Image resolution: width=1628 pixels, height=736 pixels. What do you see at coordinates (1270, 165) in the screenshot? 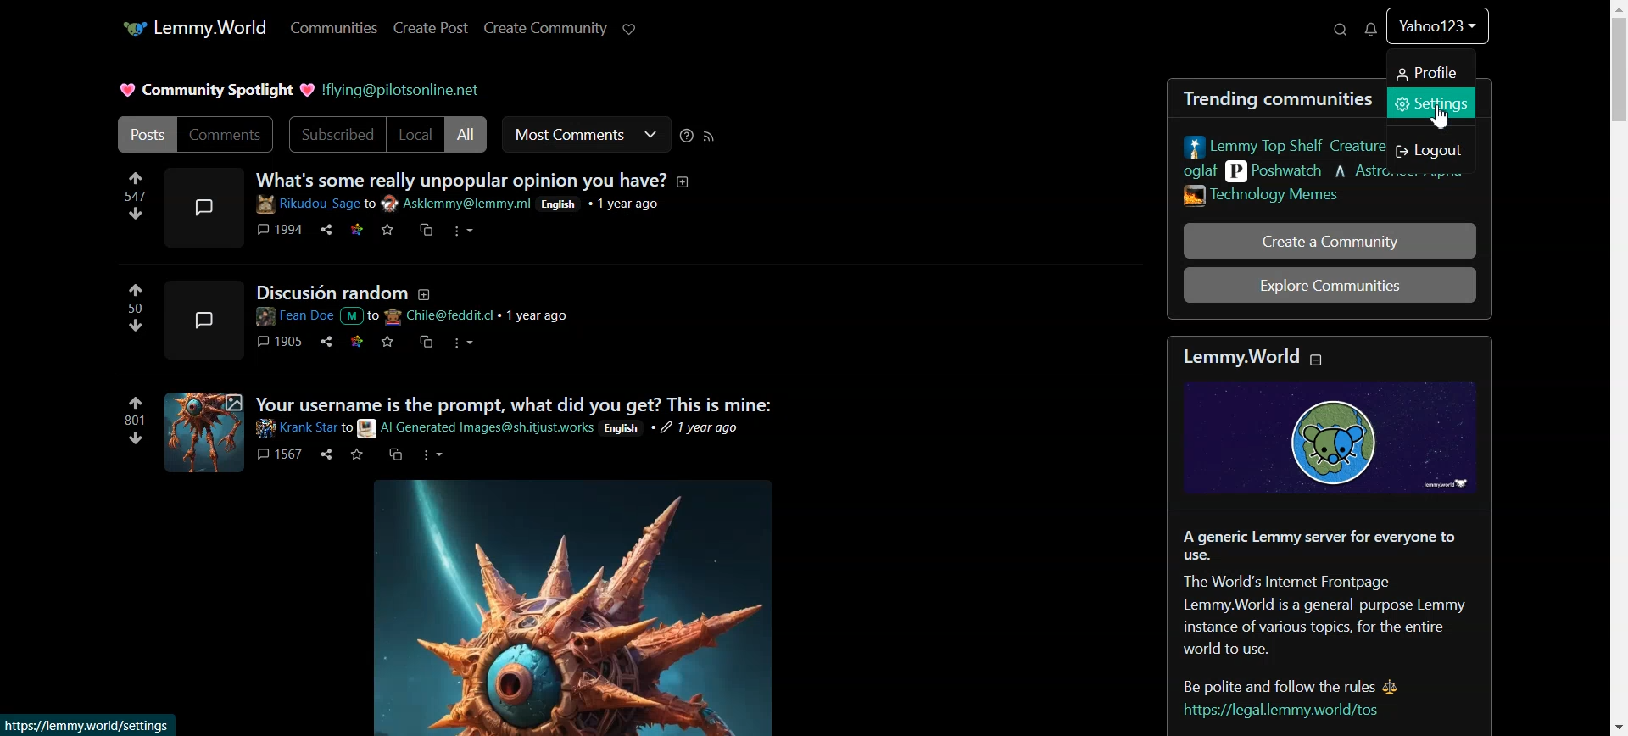
I see `communities section` at bounding box center [1270, 165].